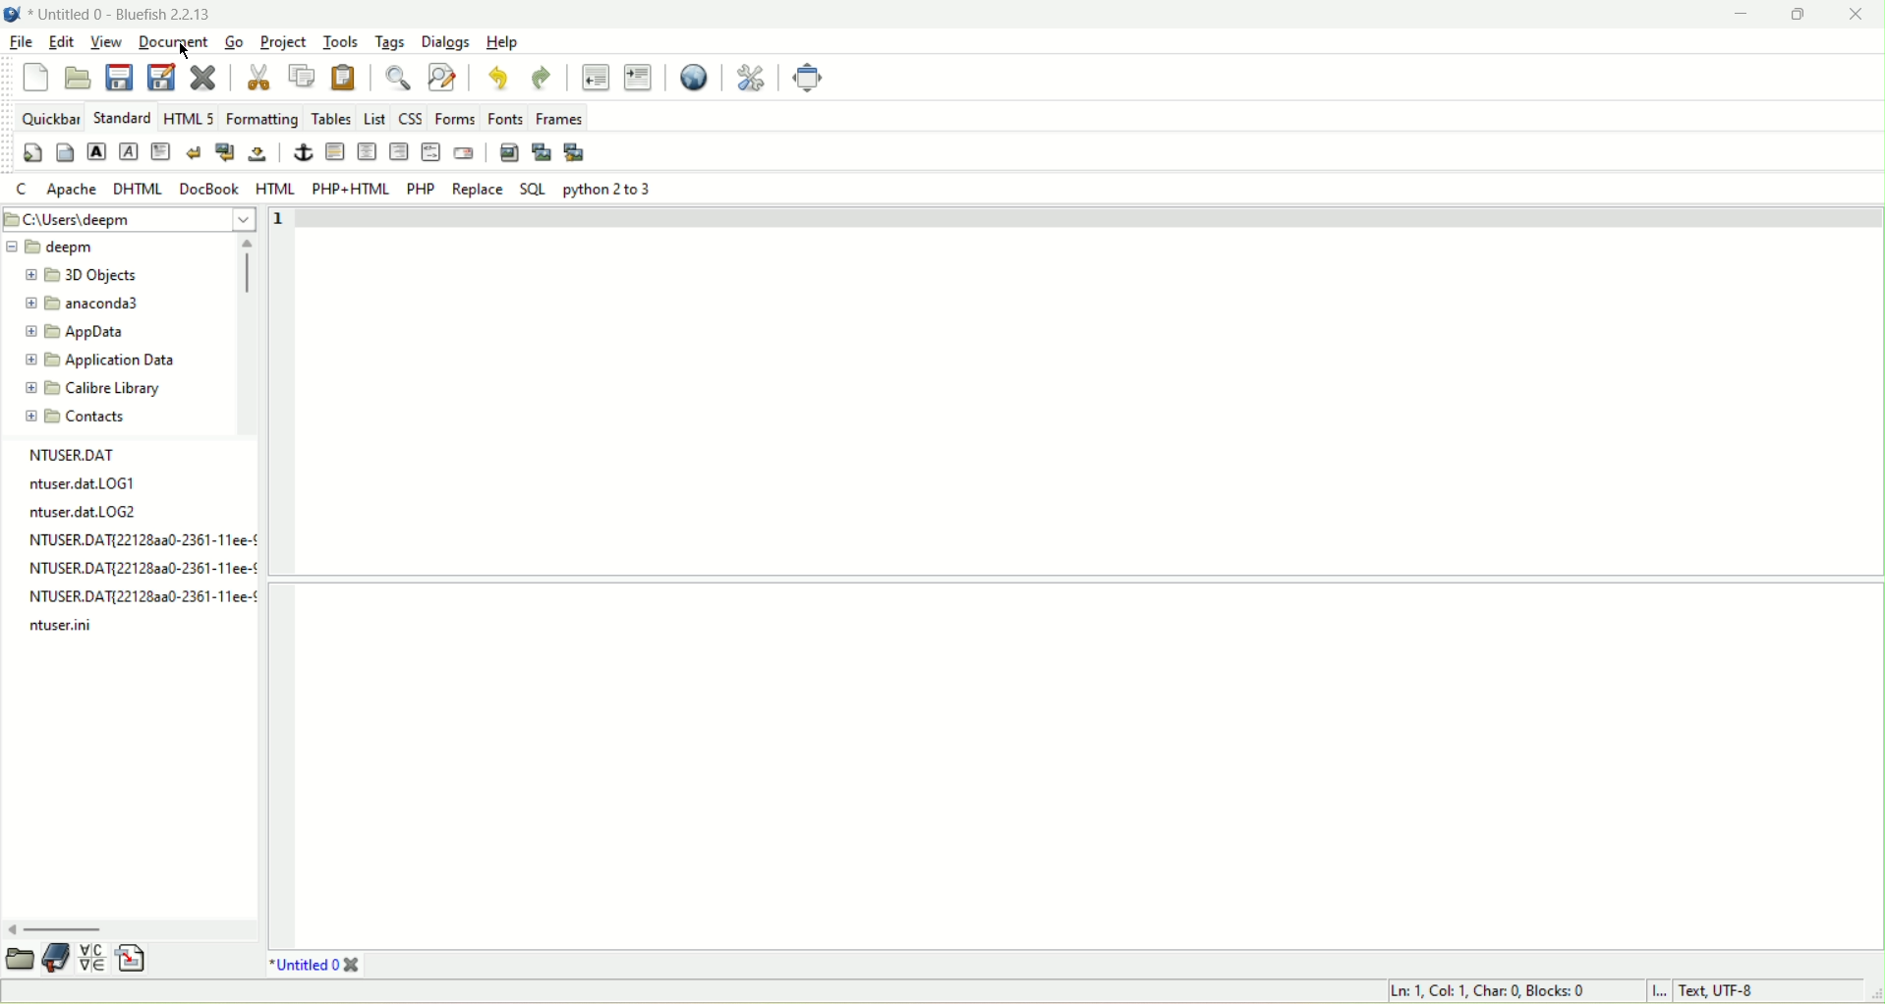  What do you see at coordinates (373, 117) in the screenshot?
I see `list` at bounding box center [373, 117].